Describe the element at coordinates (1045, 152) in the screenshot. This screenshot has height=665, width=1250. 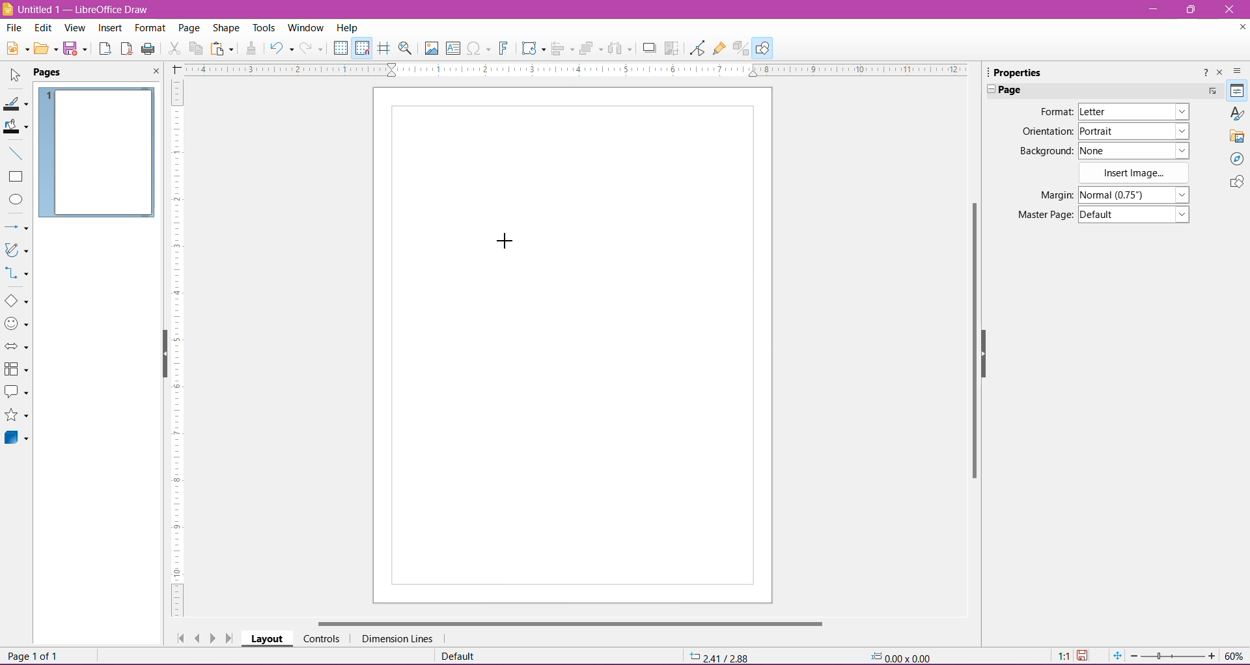
I see `Background` at that location.